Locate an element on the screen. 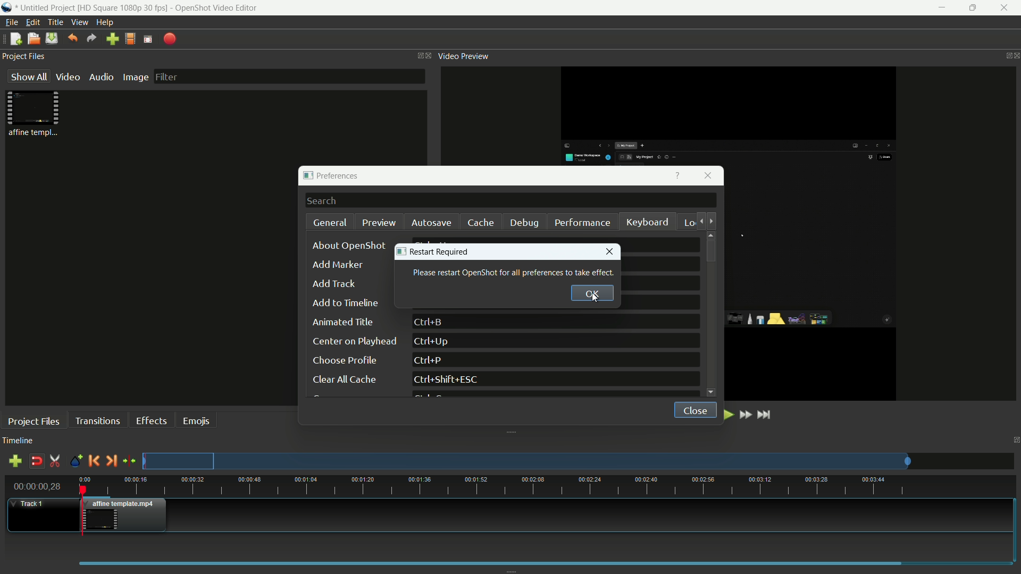  keyboard is located at coordinates (648, 223).